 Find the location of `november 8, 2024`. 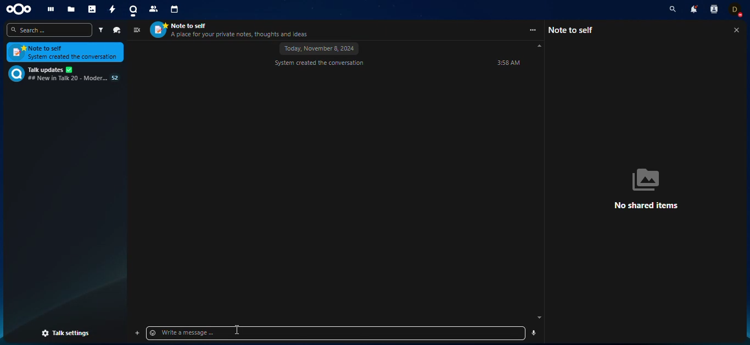

november 8, 2024 is located at coordinates (322, 49).